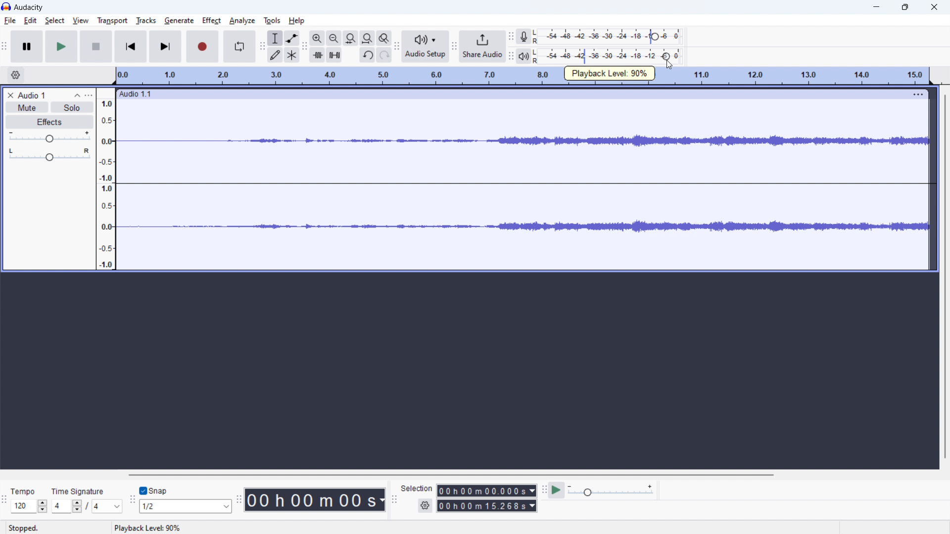 The width and height of the screenshot is (950, 534). Describe the element at coordinates (384, 55) in the screenshot. I see `redo` at that location.